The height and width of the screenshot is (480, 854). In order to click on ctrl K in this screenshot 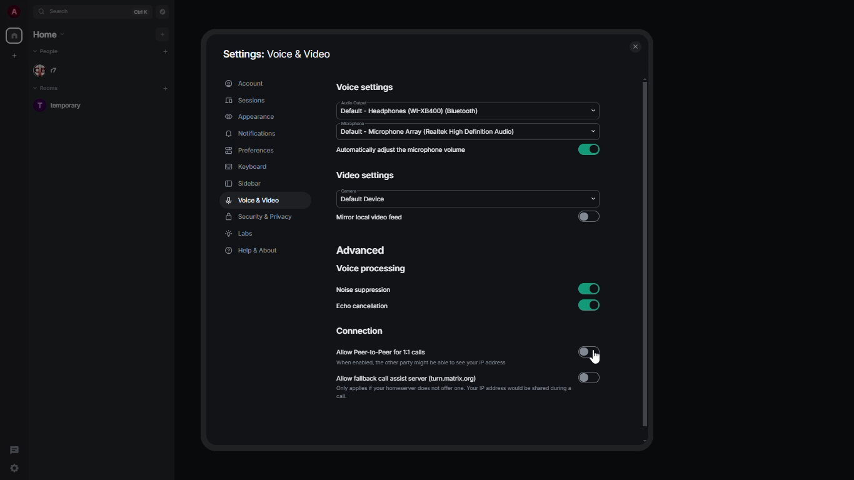, I will do `click(141, 11)`.